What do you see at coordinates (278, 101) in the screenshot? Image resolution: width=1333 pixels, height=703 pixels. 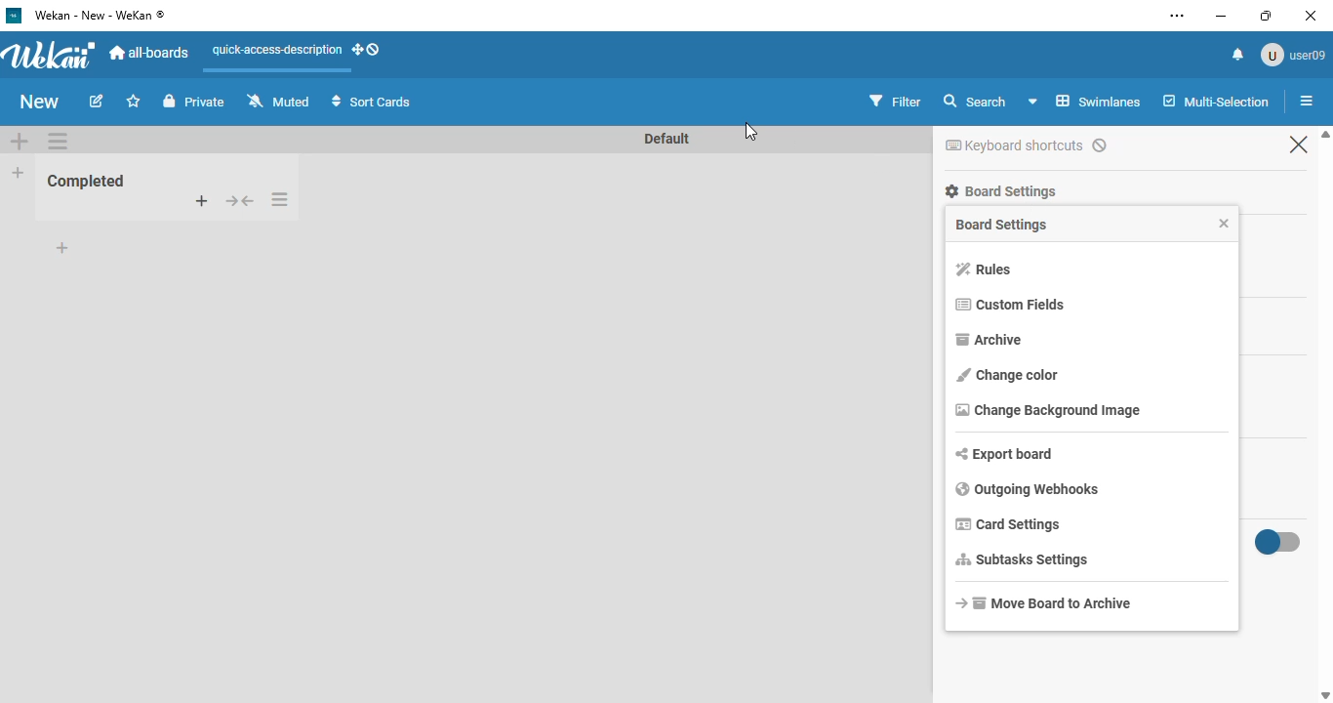 I see `muted` at bounding box center [278, 101].